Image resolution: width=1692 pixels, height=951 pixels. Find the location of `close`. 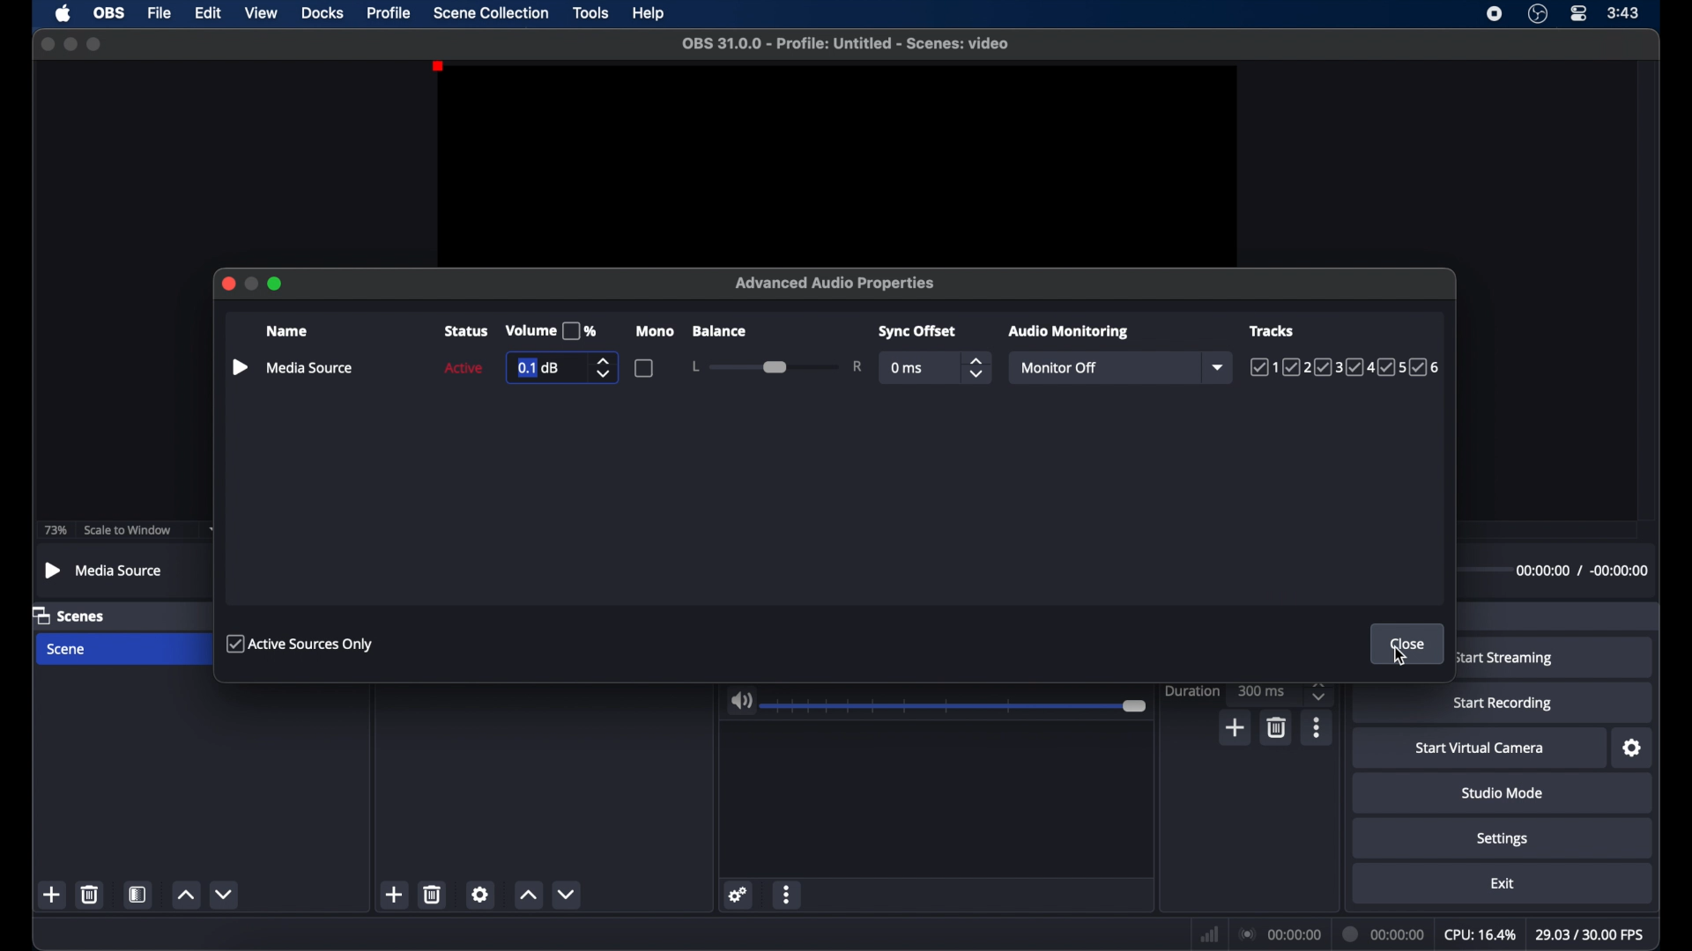

close is located at coordinates (224, 283).